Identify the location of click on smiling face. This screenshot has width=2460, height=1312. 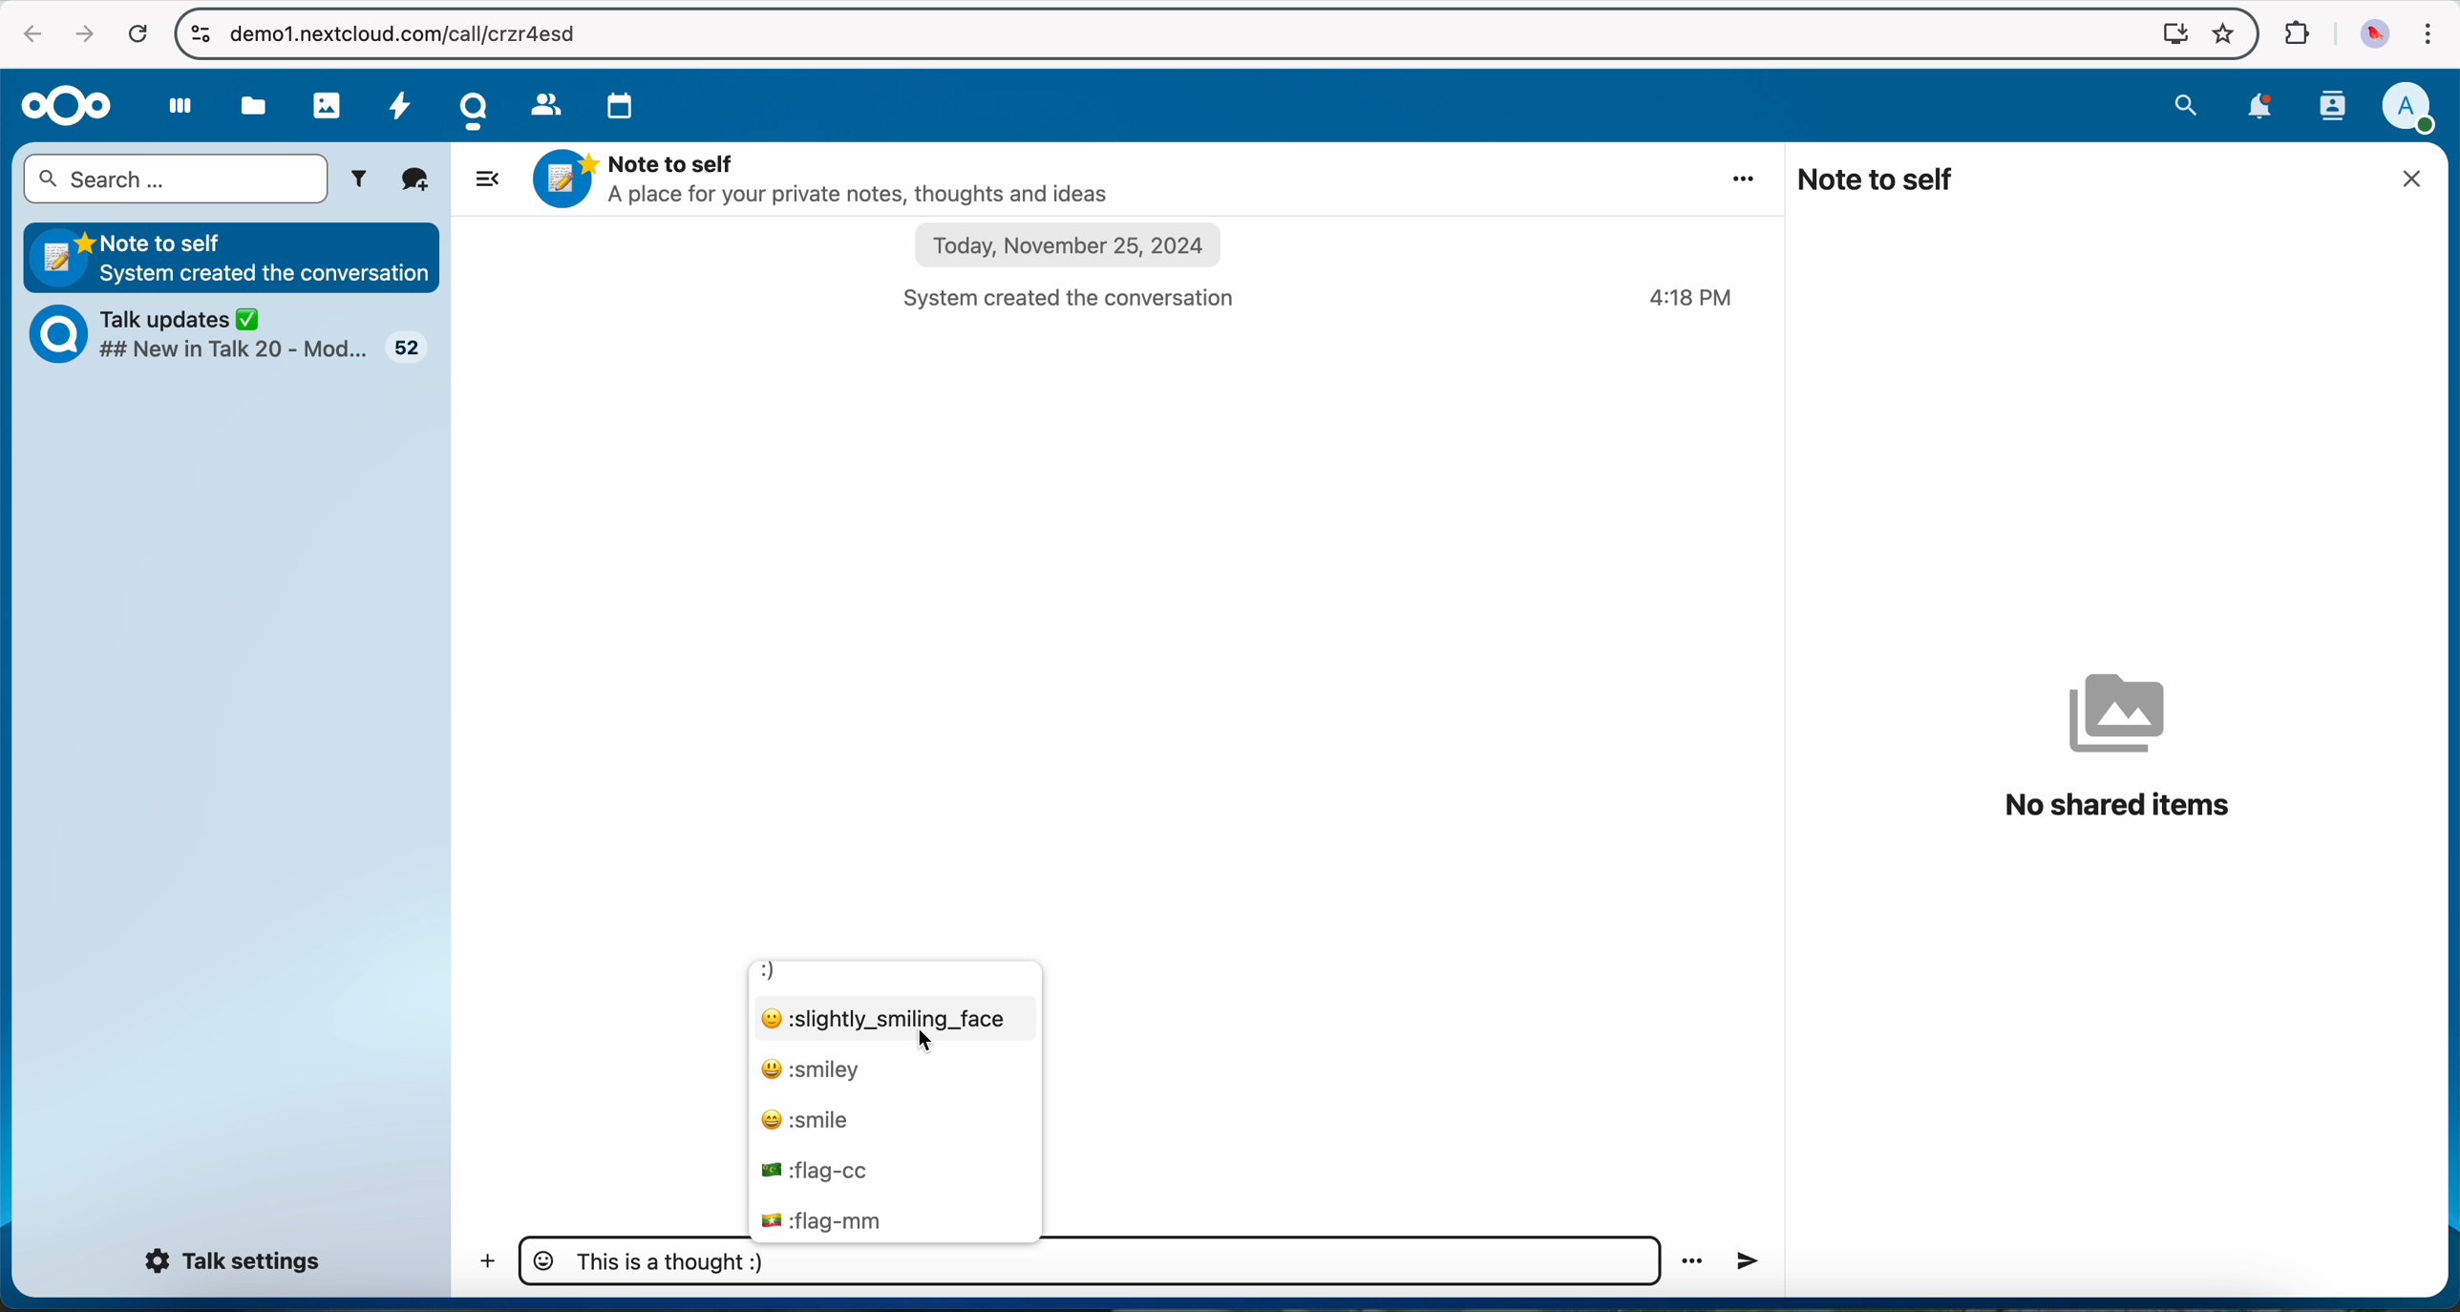
(896, 1021).